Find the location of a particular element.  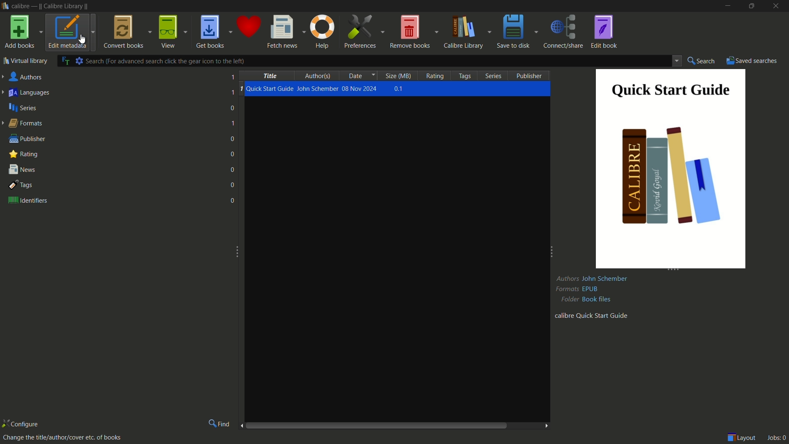

languages is located at coordinates (28, 92).